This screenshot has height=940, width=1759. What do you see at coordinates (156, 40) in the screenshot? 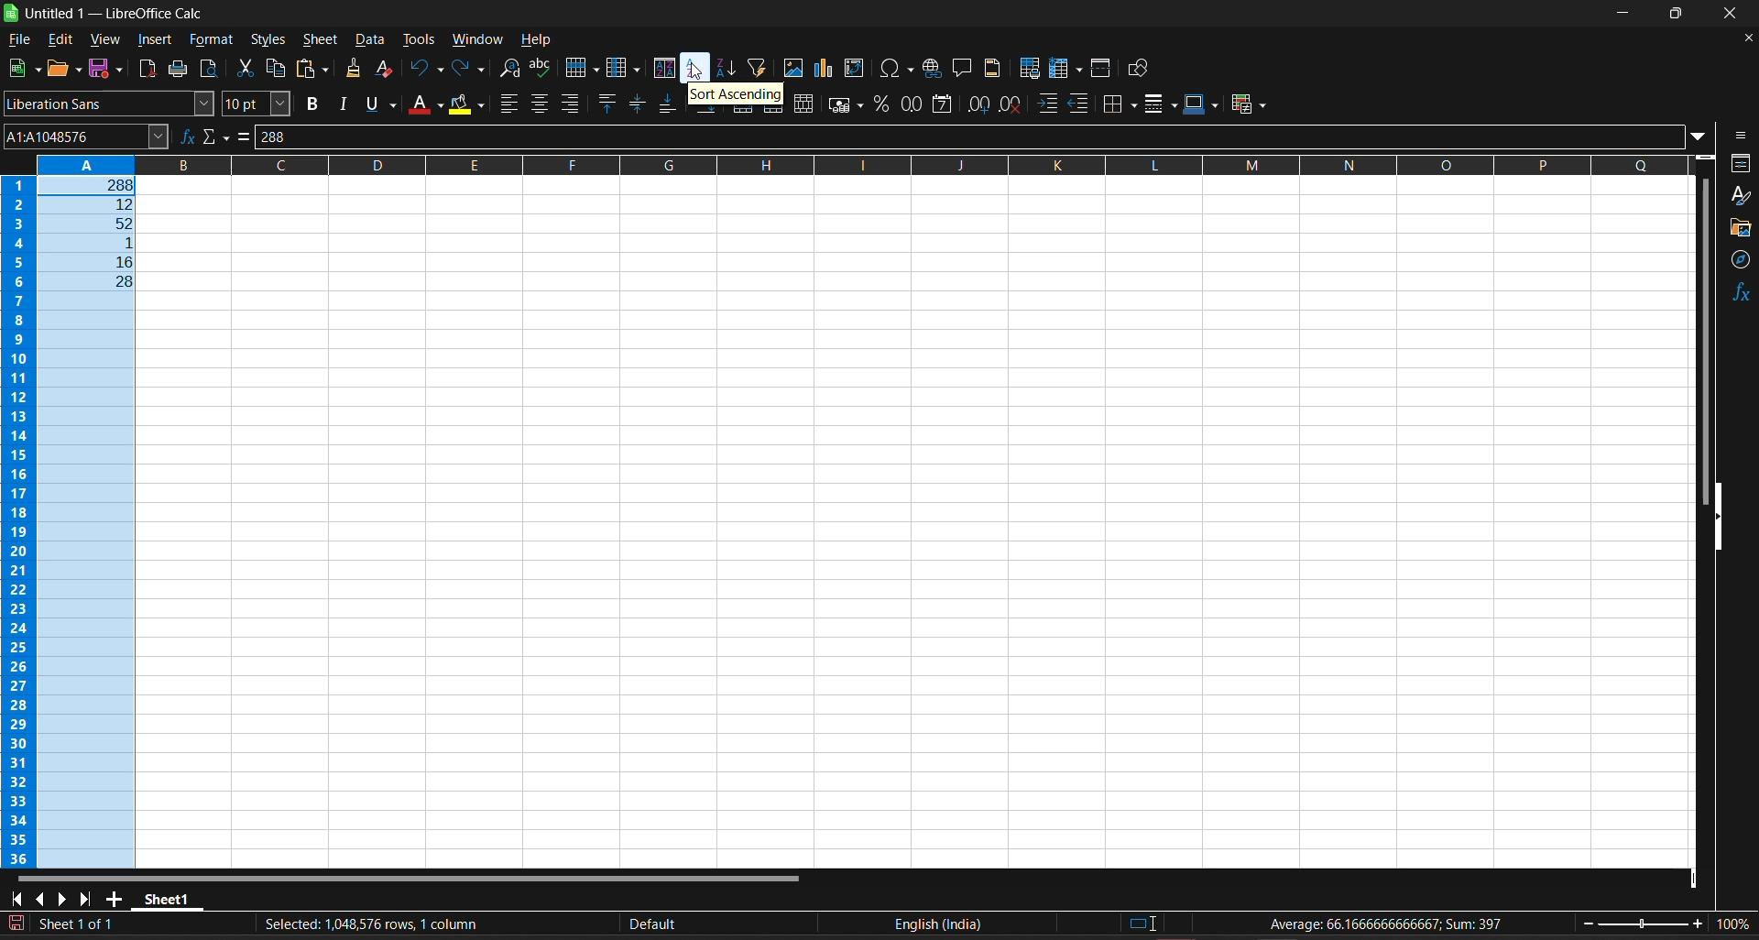
I see `insert` at bounding box center [156, 40].